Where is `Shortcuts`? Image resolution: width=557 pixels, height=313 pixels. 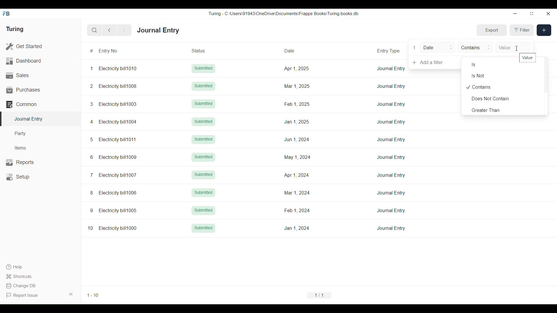 Shortcuts is located at coordinates (22, 276).